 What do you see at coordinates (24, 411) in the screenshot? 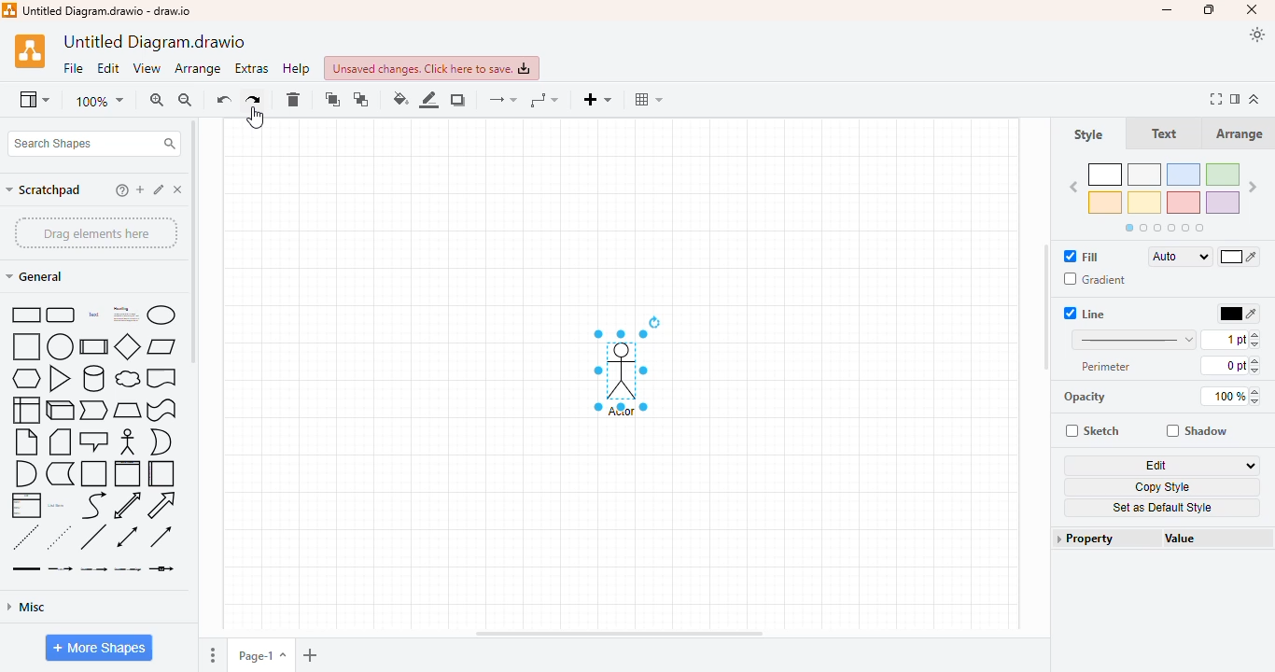
I see `internal storage` at bounding box center [24, 411].